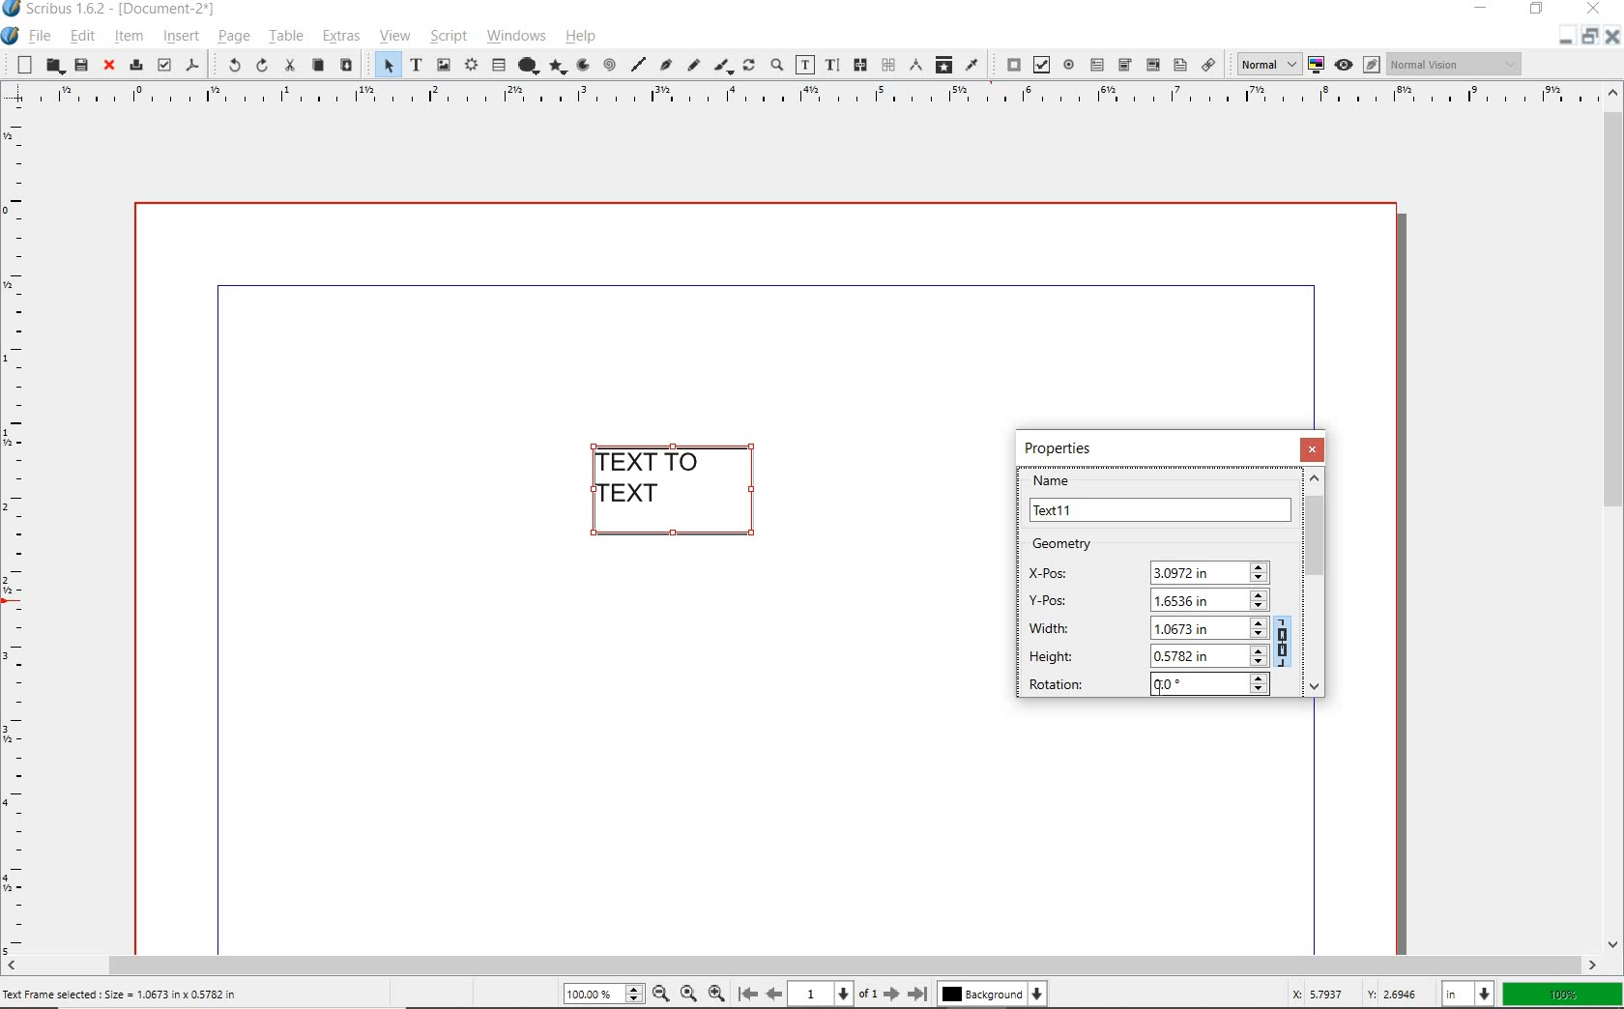 This screenshot has height=1009, width=1624. What do you see at coordinates (608, 64) in the screenshot?
I see `spiral` at bounding box center [608, 64].